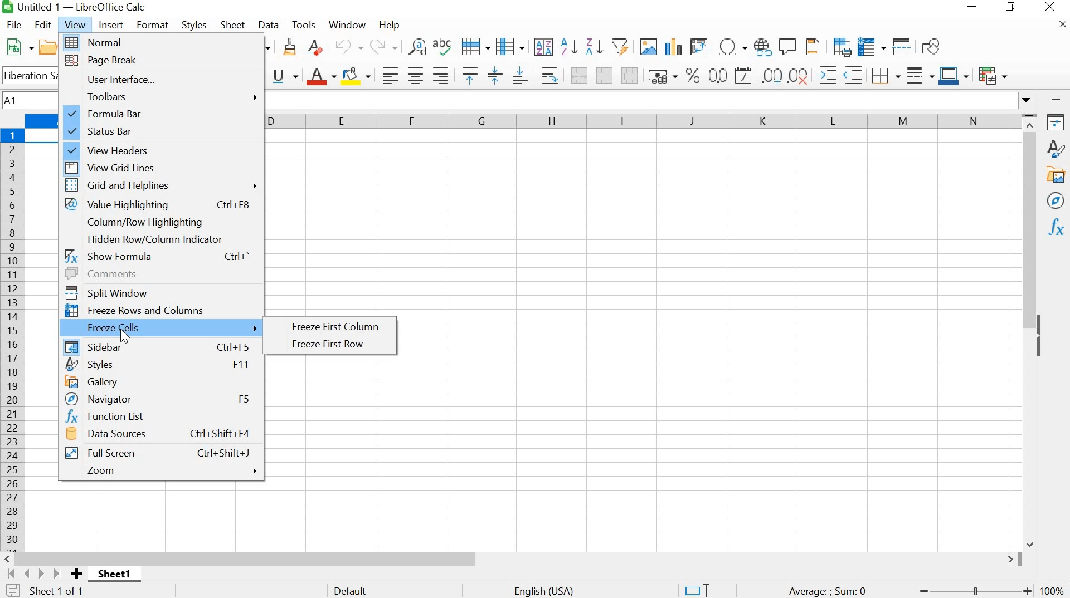 The height and width of the screenshot is (598, 1070). I want to click on NAVIGATOR, so click(1055, 201).